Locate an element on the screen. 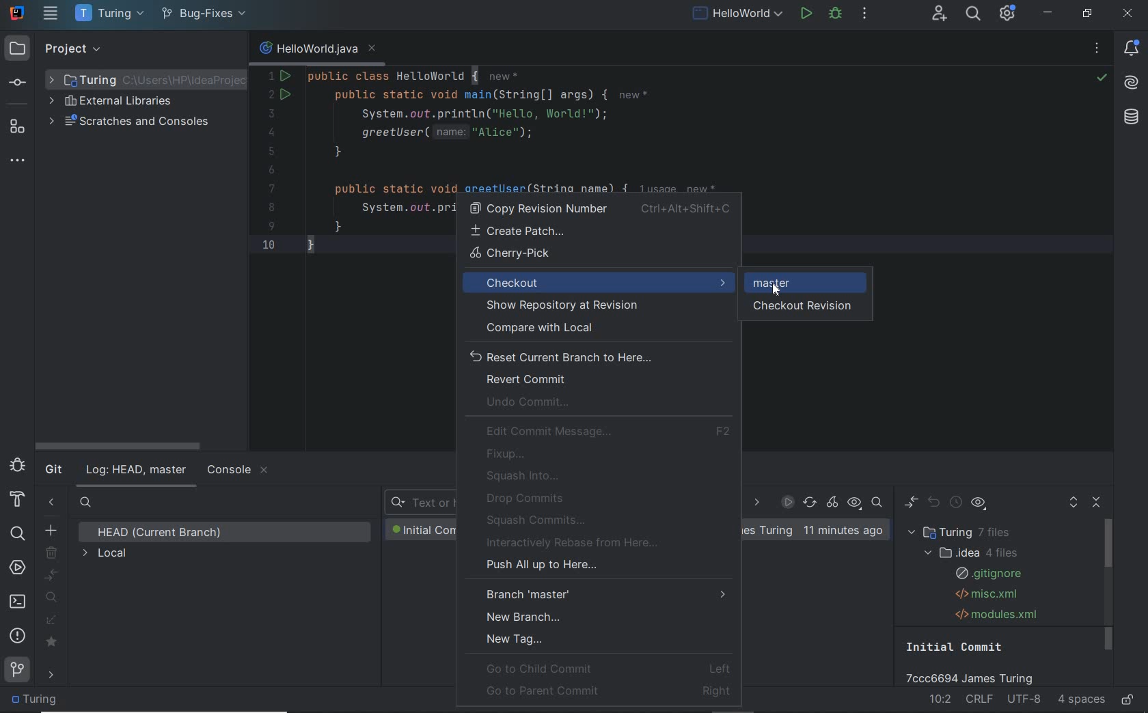 This screenshot has height=713, width=1148. show diff is located at coordinates (910, 503).